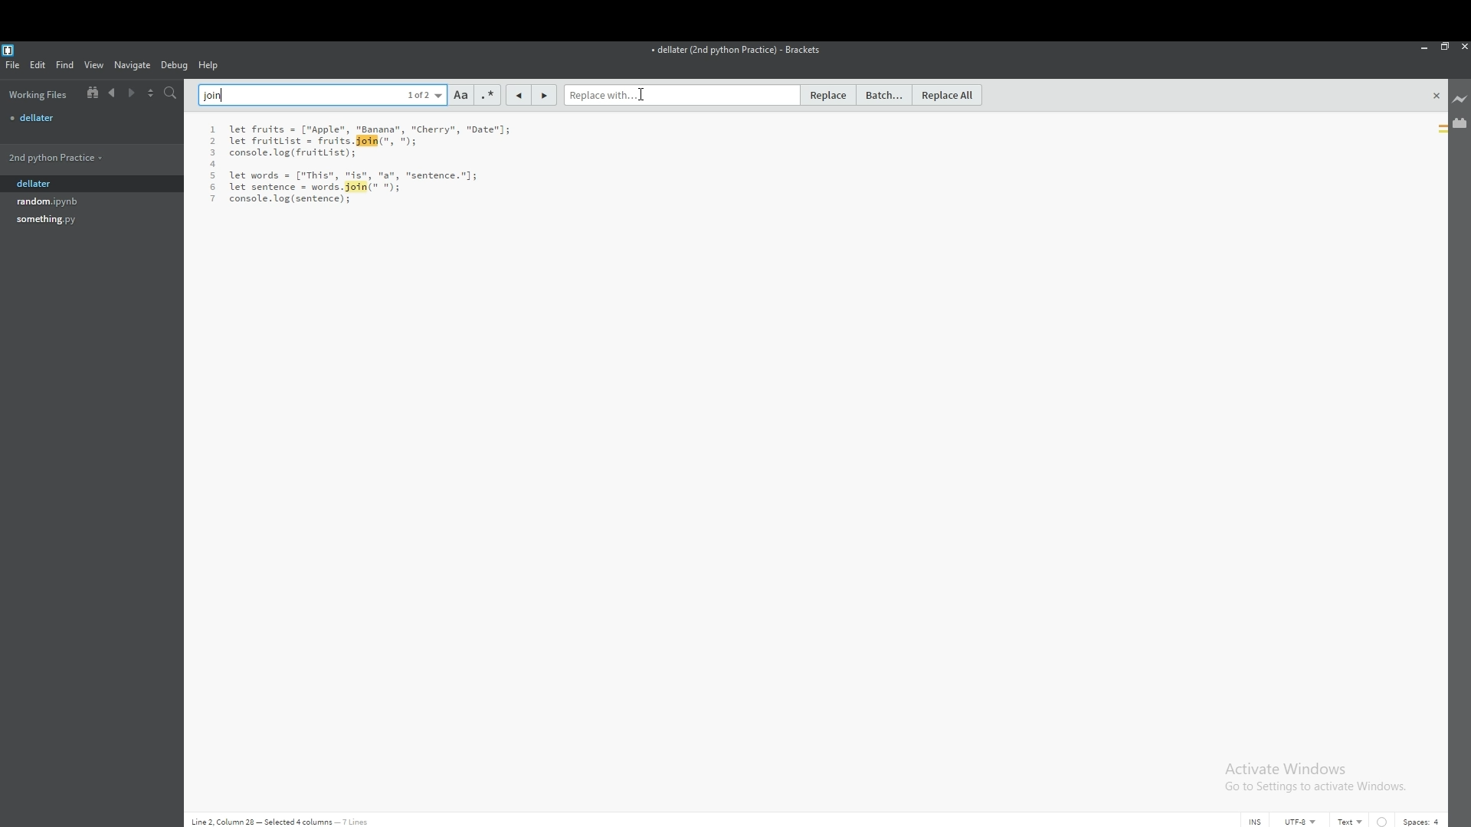 This screenshot has width=1471, height=827. Describe the element at coordinates (94, 65) in the screenshot. I see `view` at that location.